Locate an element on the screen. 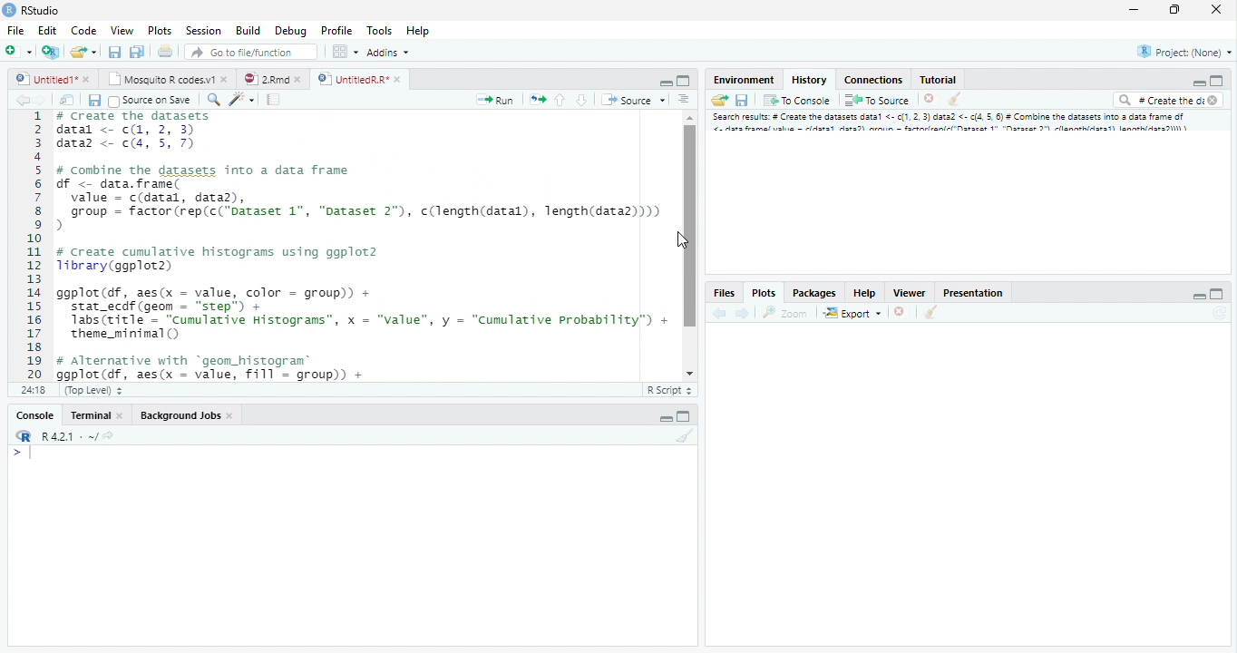  Debug is located at coordinates (316, 31).